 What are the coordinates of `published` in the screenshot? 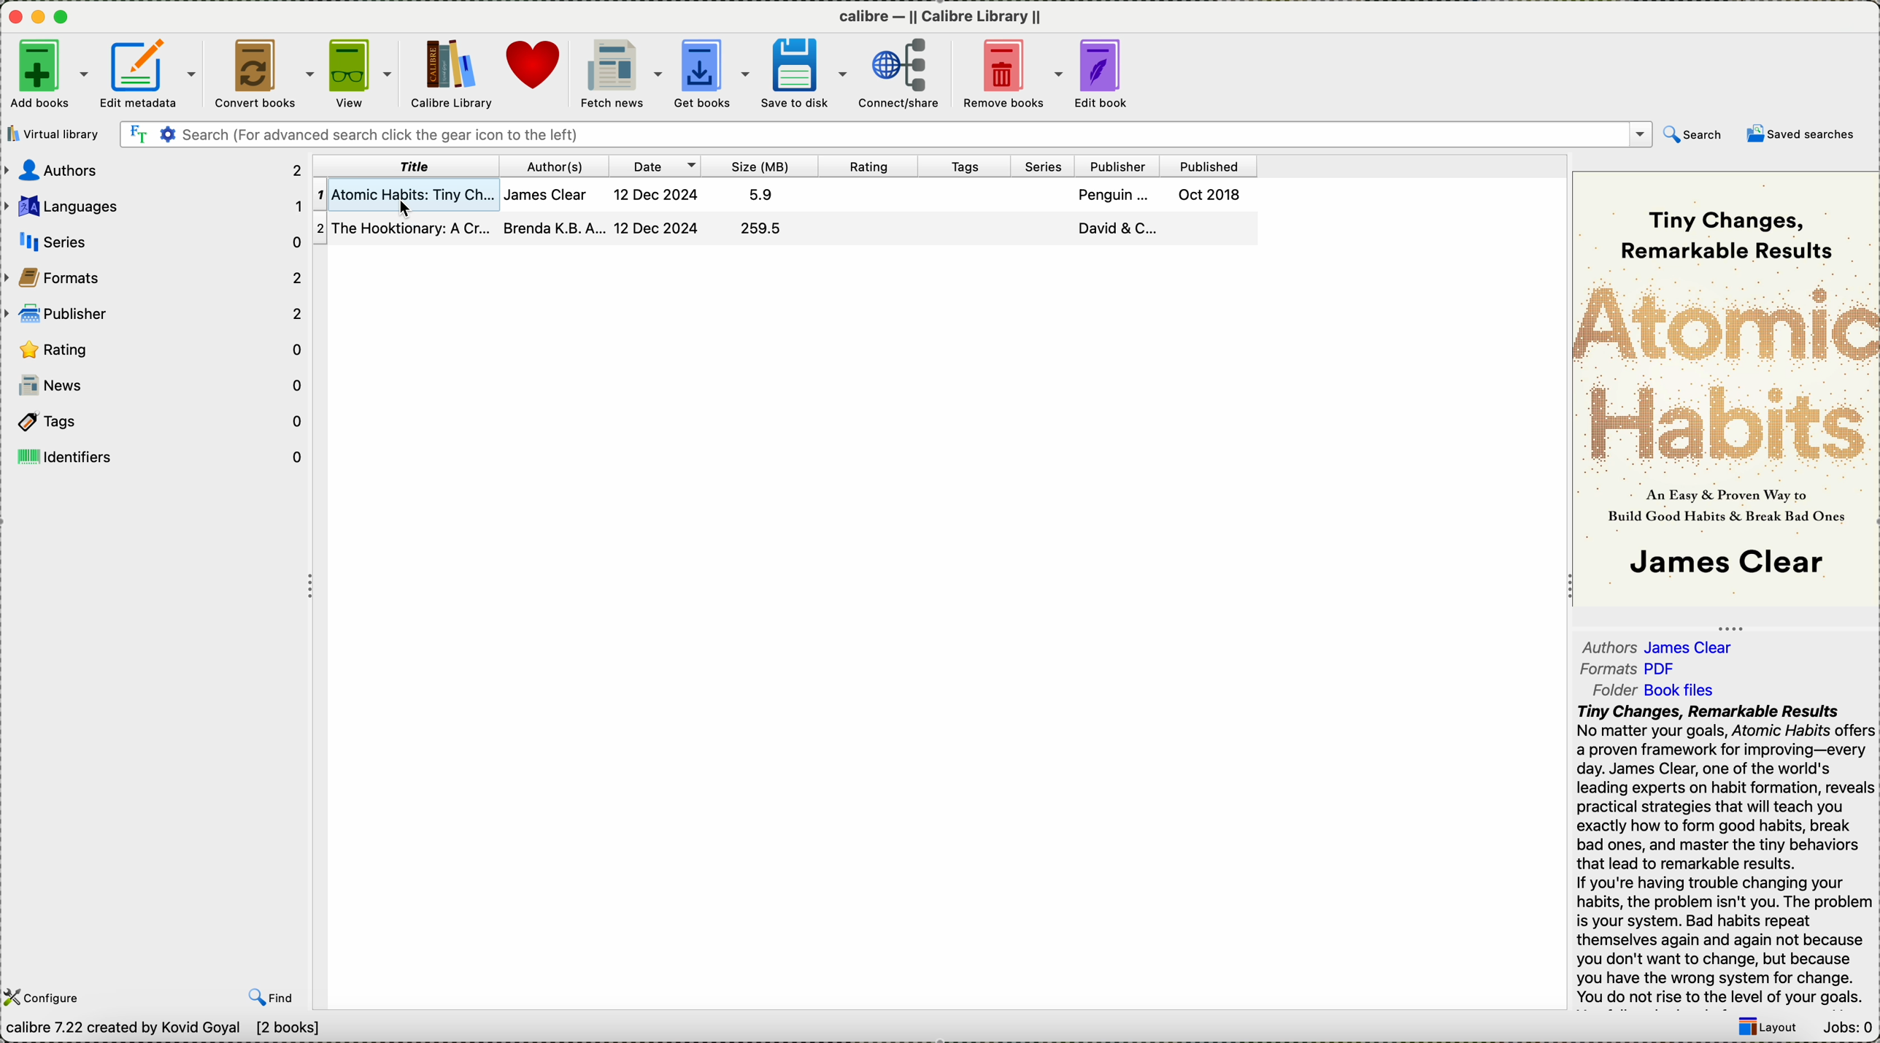 It's located at (1209, 167).